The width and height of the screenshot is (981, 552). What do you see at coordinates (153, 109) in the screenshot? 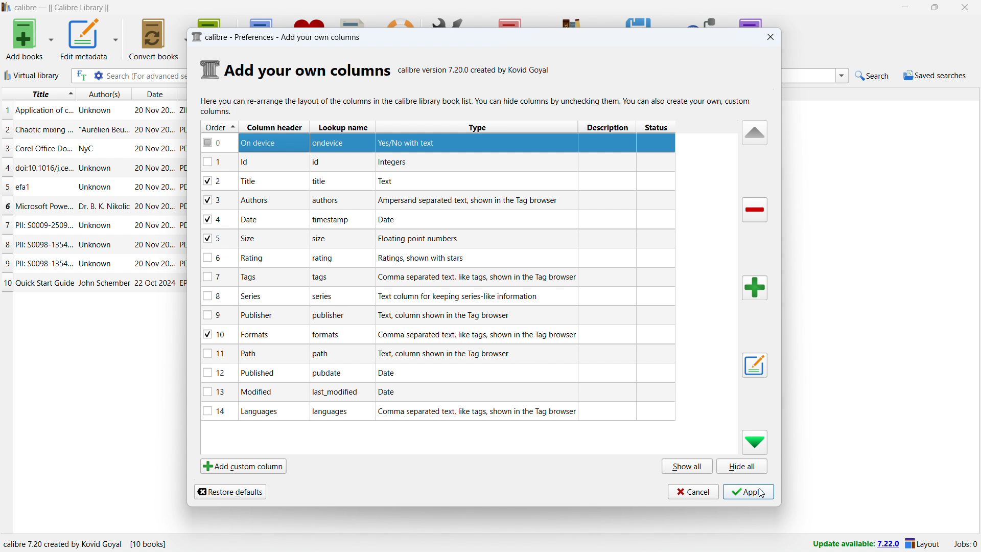
I see `date` at bounding box center [153, 109].